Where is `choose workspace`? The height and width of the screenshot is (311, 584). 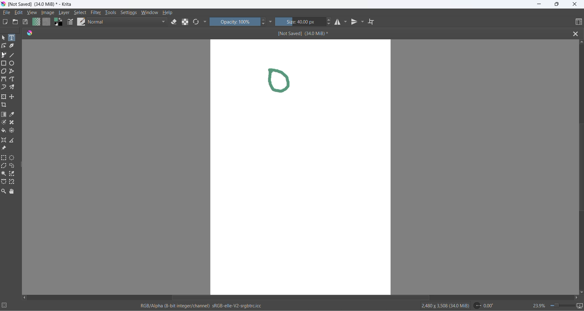 choose workspace is located at coordinates (575, 22).